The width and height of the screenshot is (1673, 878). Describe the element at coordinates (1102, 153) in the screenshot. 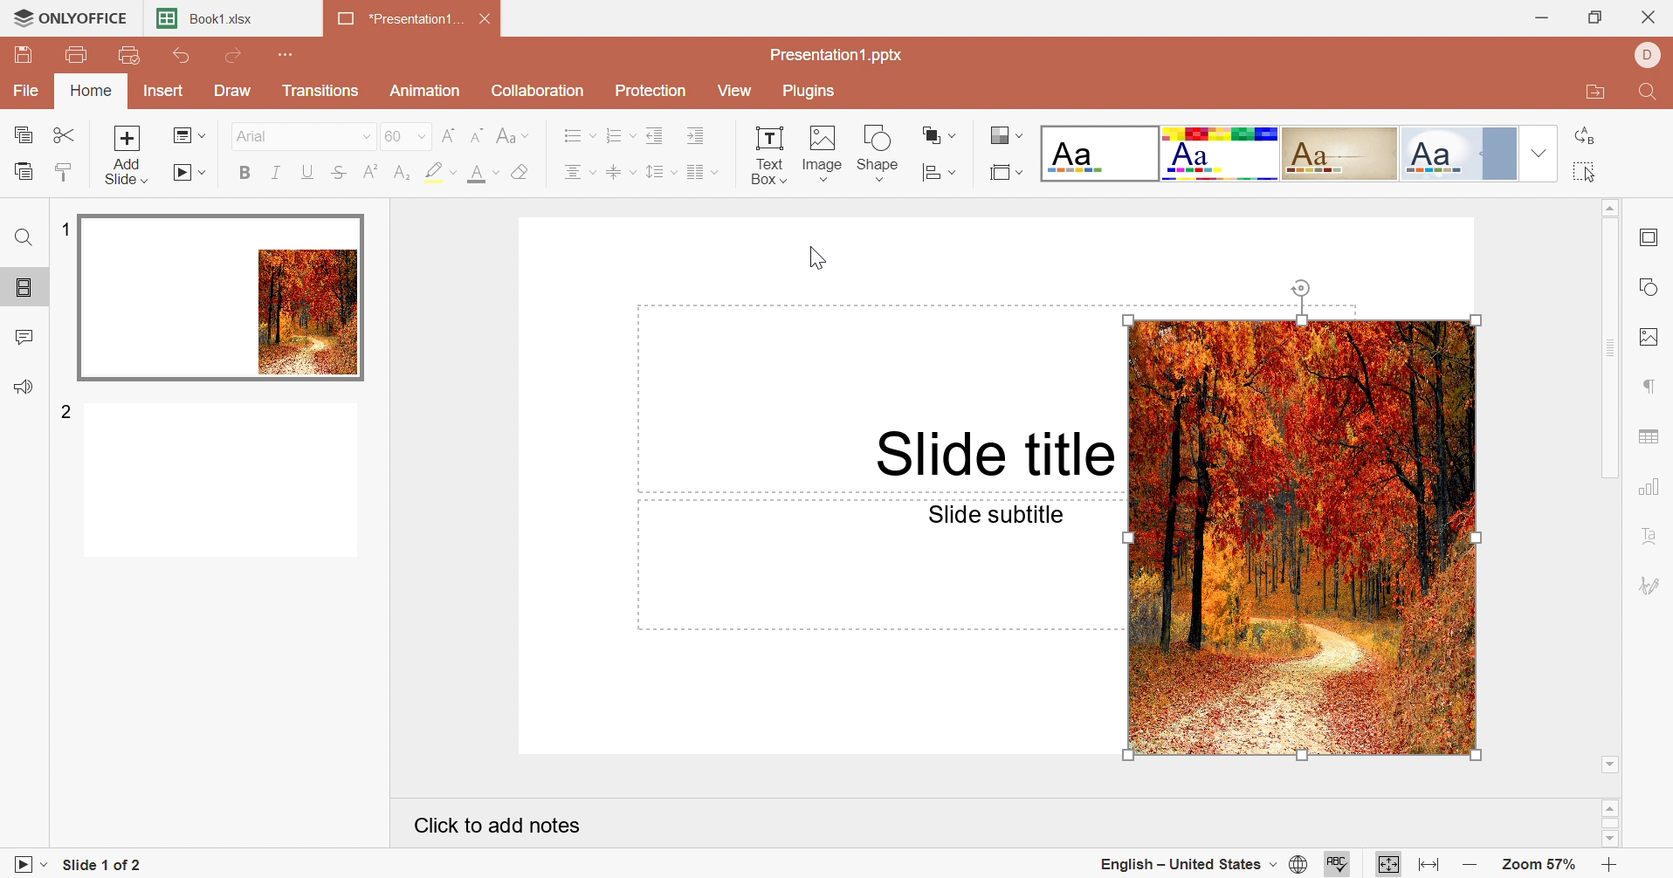

I see `Blank` at that location.